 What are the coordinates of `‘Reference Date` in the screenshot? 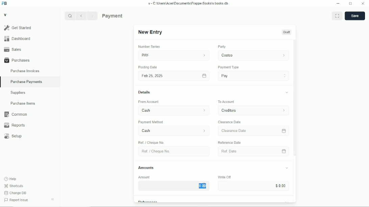 It's located at (230, 142).